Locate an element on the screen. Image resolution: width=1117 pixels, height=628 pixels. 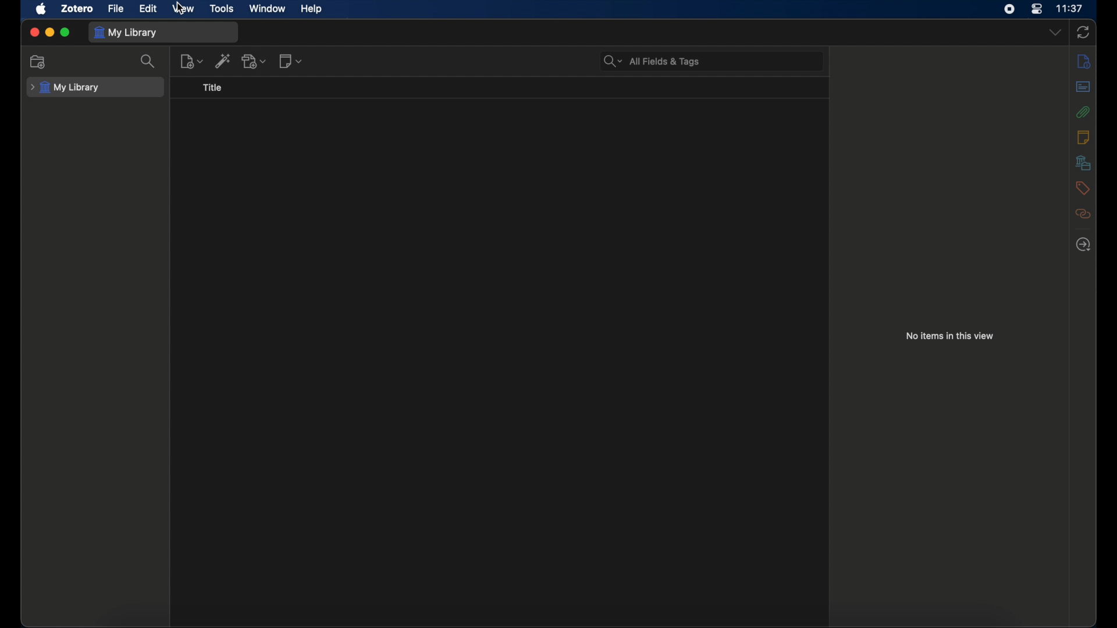
view is located at coordinates (185, 8).